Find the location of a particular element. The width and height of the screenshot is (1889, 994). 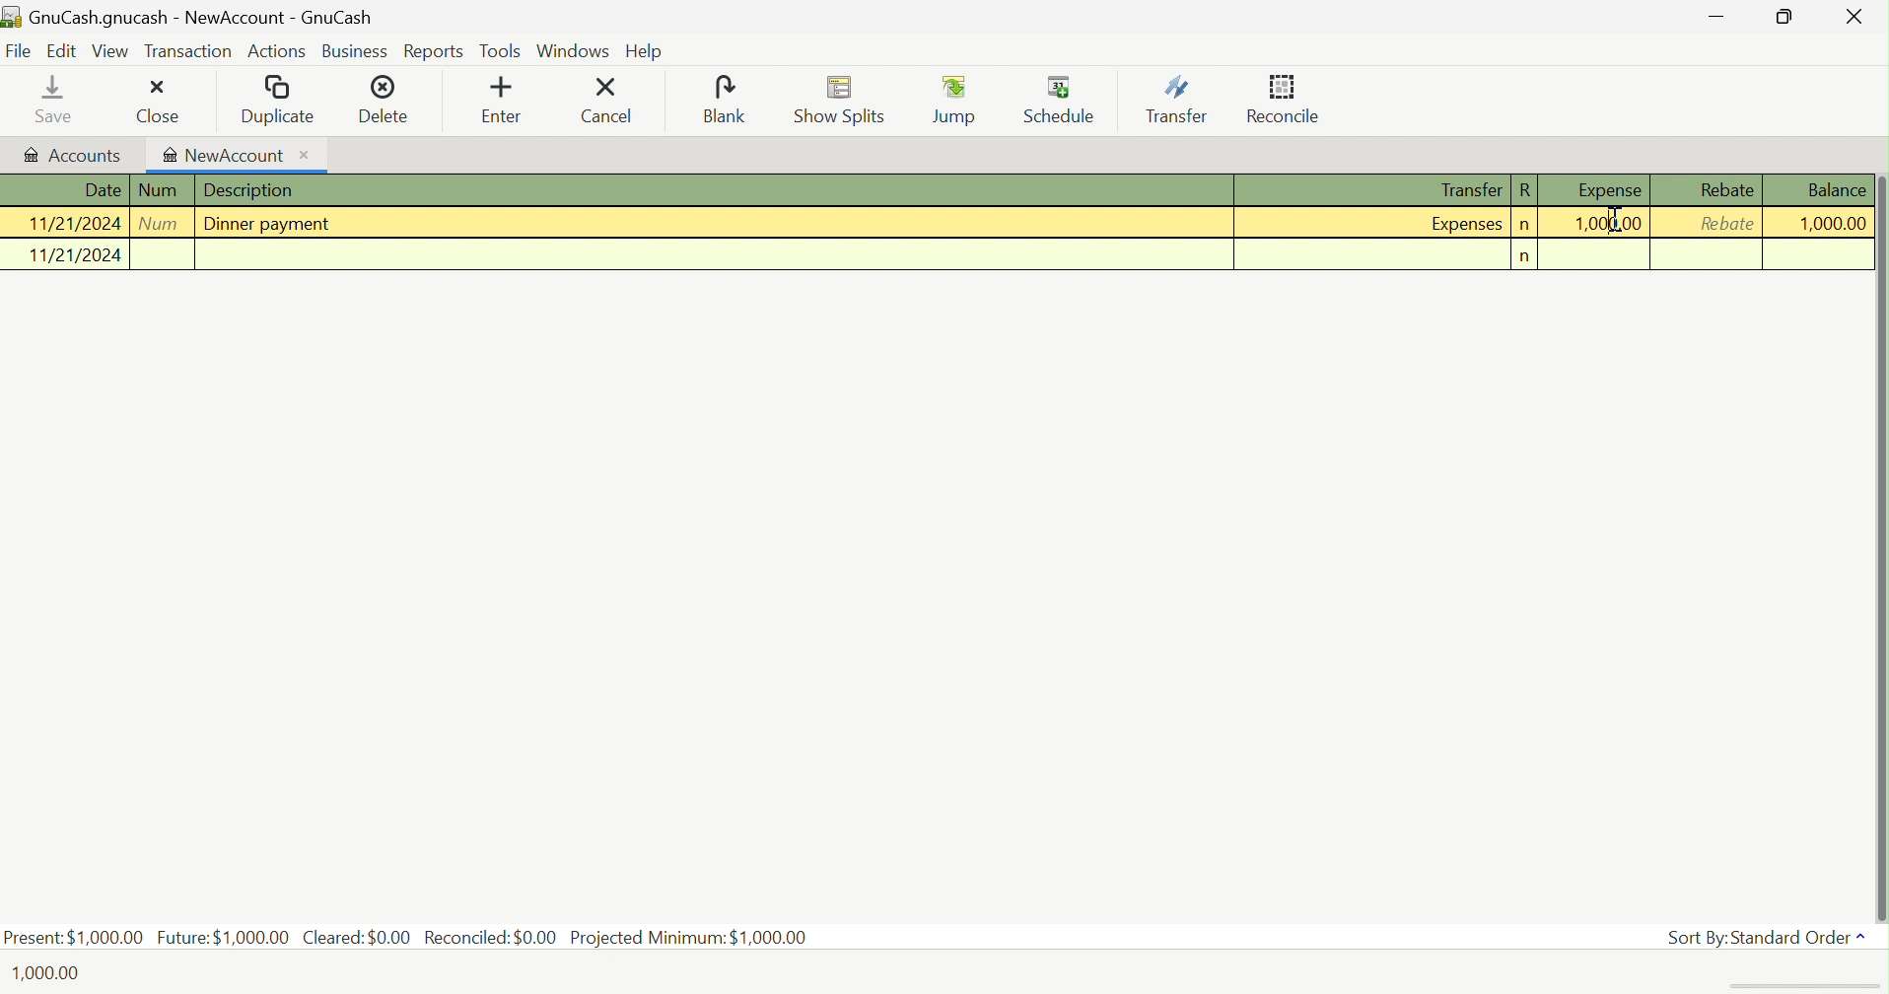

Future: $1000.00 is located at coordinates (223, 935).